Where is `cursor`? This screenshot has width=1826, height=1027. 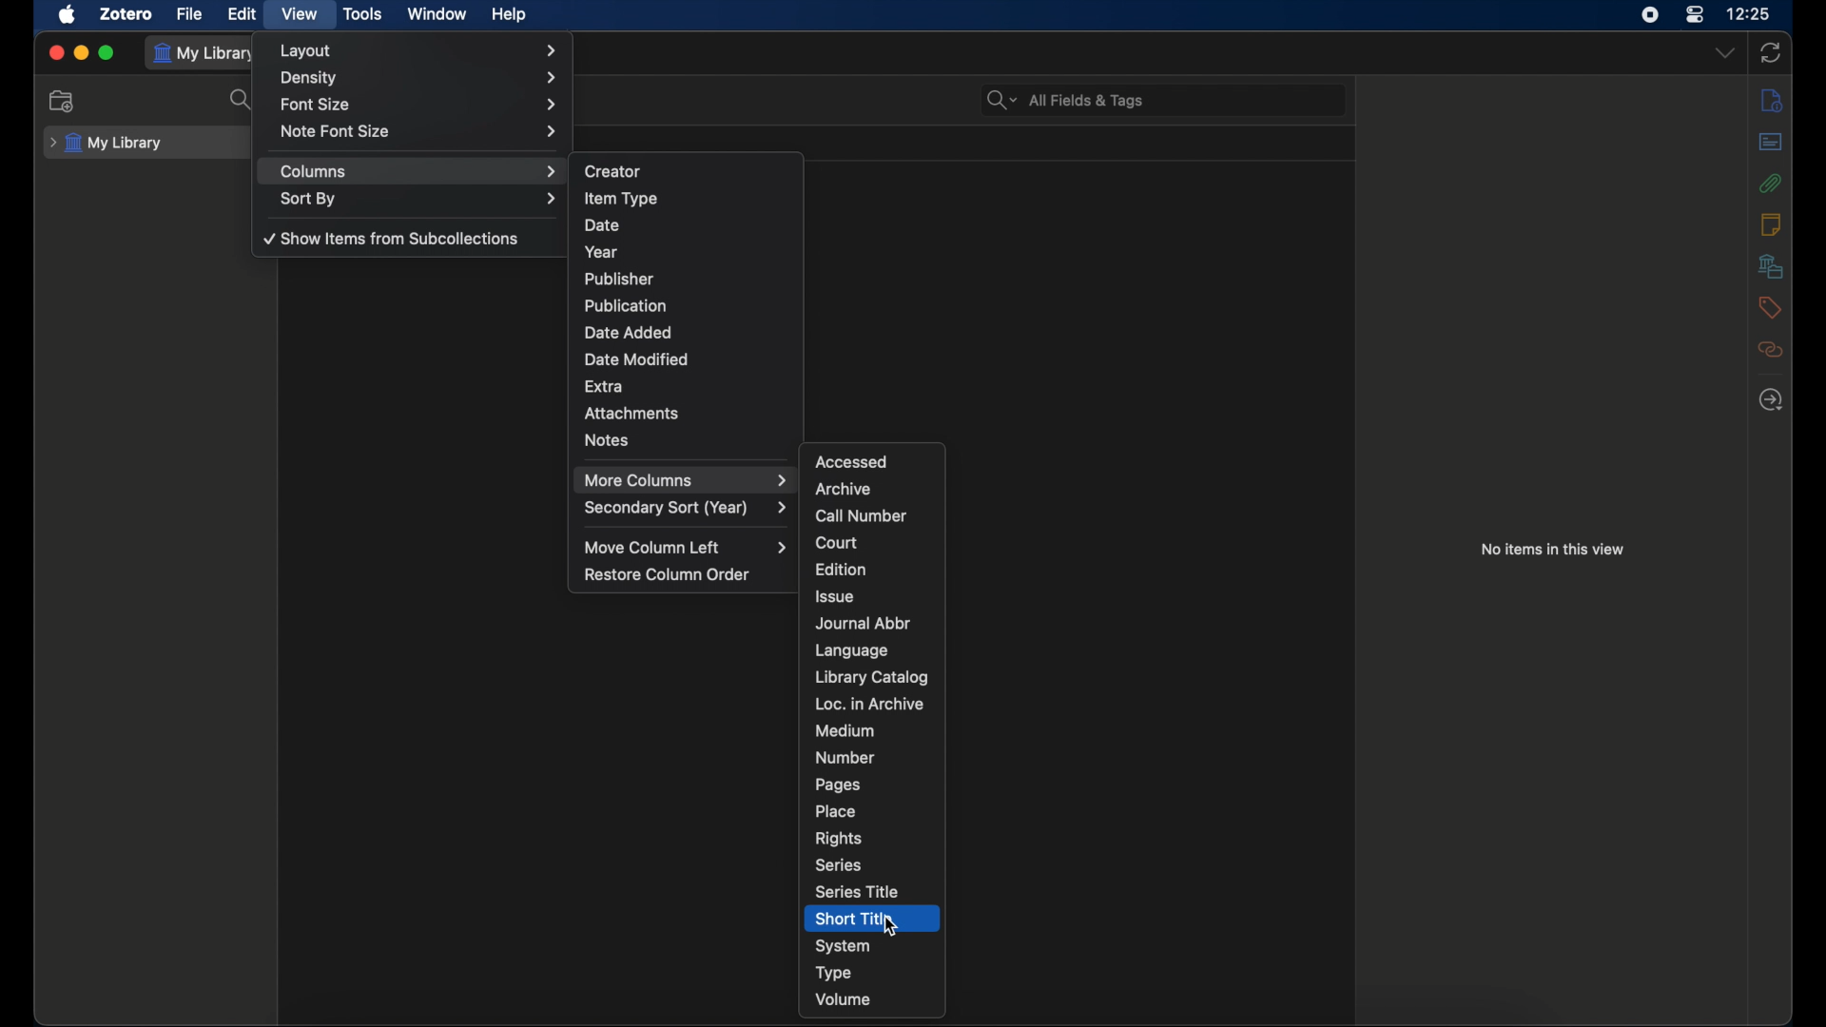
cursor is located at coordinates (892, 925).